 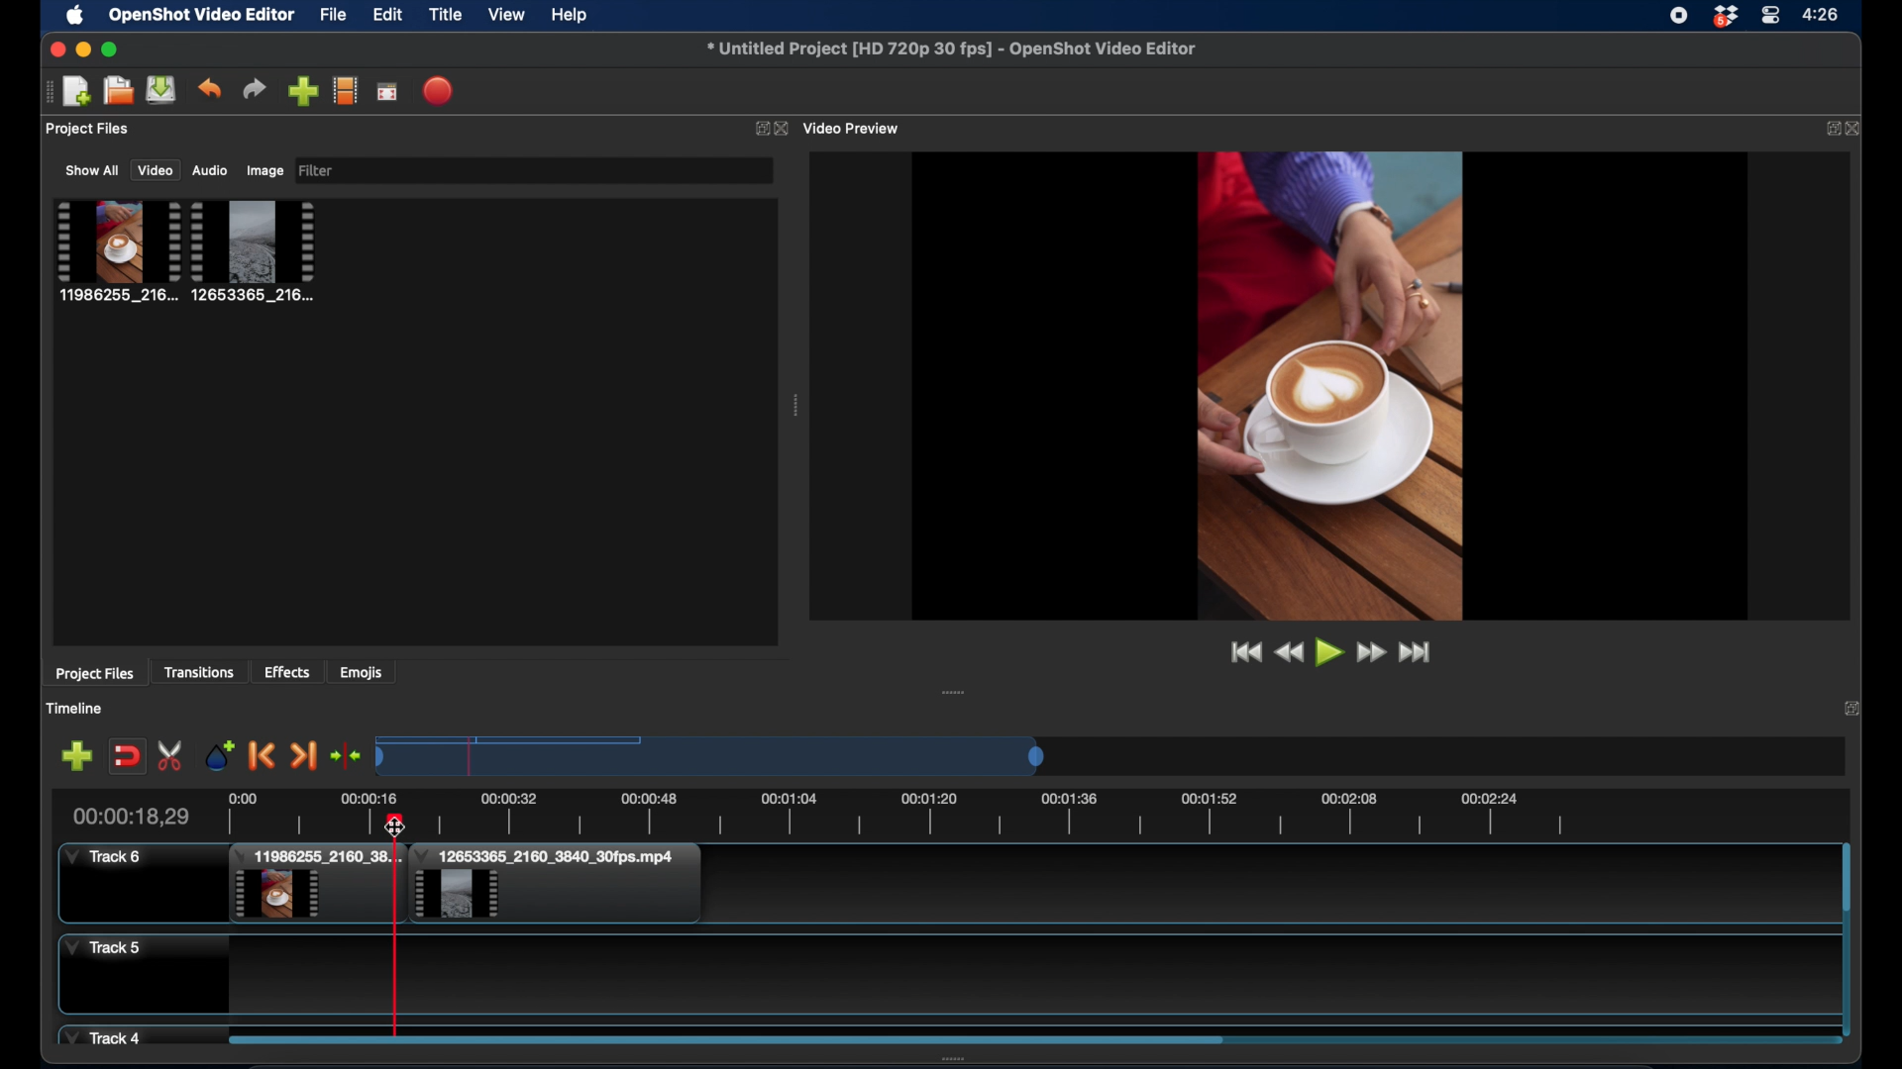 I want to click on save project, so click(x=162, y=90).